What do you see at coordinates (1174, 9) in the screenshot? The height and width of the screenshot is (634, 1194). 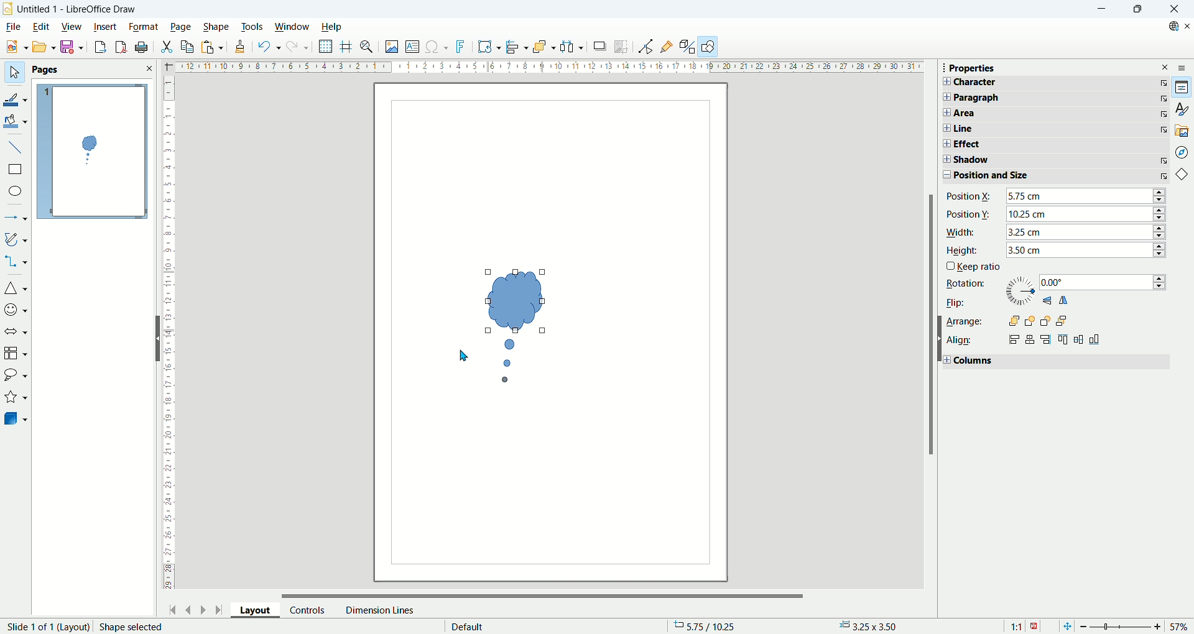 I see `Close` at bounding box center [1174, 9].